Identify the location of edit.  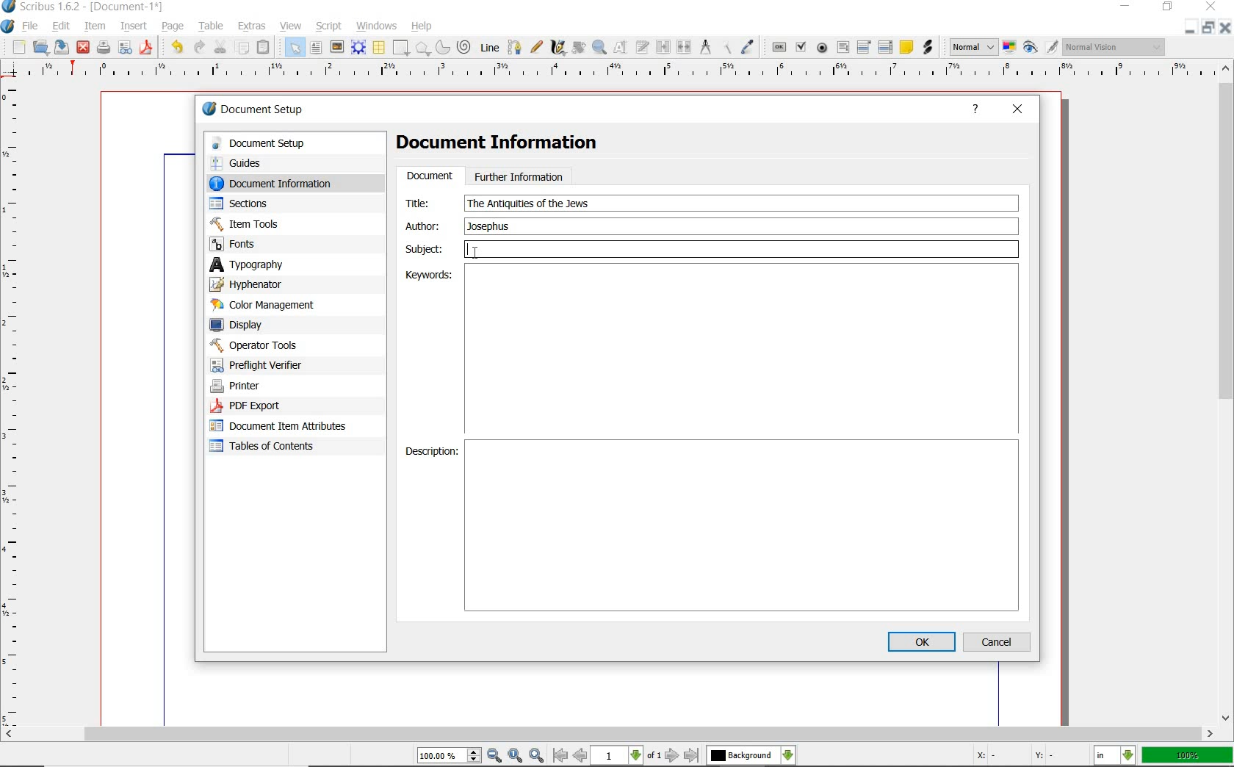
(62, 26).